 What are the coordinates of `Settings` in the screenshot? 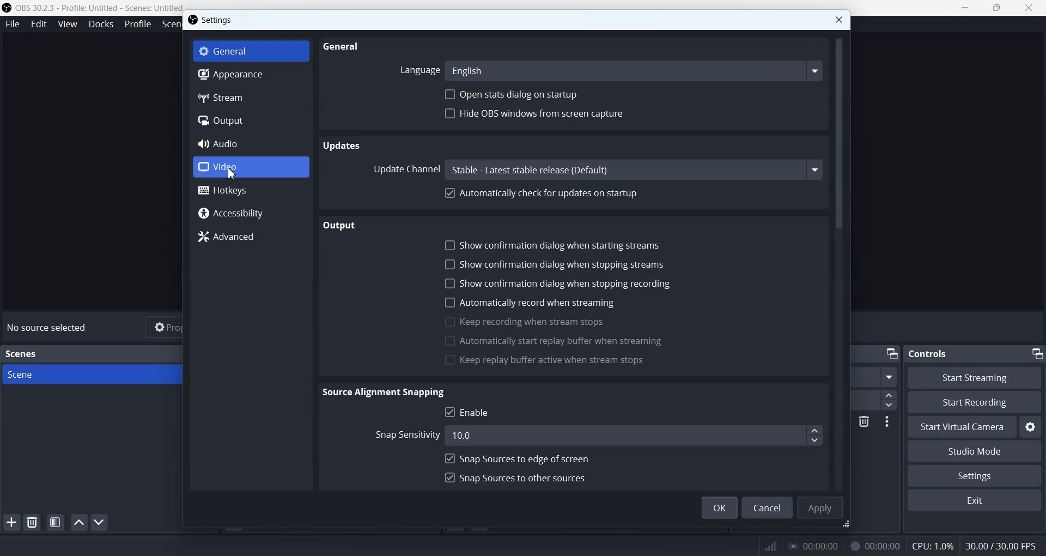 It's located at (975, 476).